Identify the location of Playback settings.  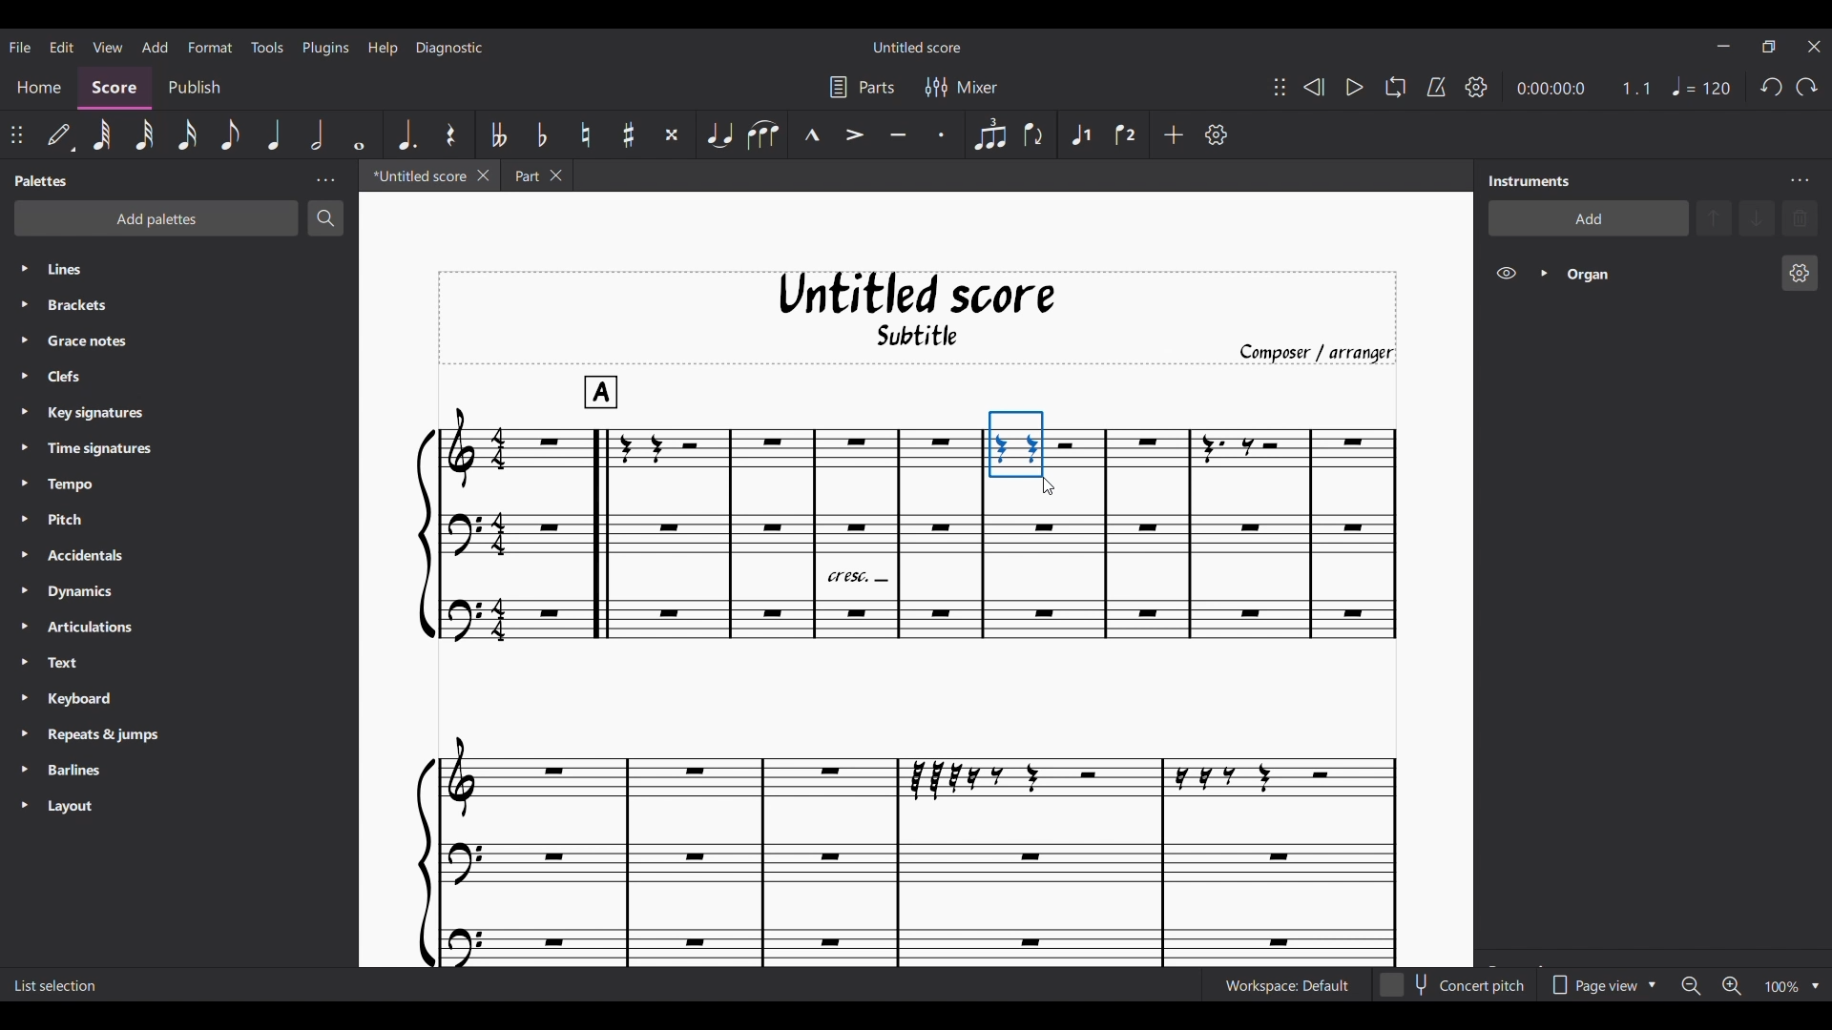
(1476, 87).